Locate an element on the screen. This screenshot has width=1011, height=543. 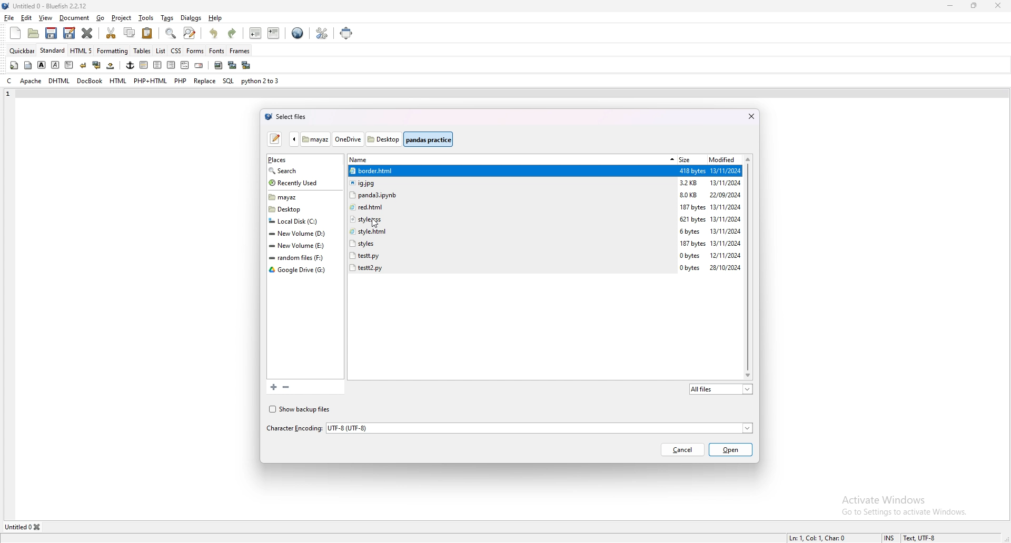
INS is located at coordinates (891, 538).